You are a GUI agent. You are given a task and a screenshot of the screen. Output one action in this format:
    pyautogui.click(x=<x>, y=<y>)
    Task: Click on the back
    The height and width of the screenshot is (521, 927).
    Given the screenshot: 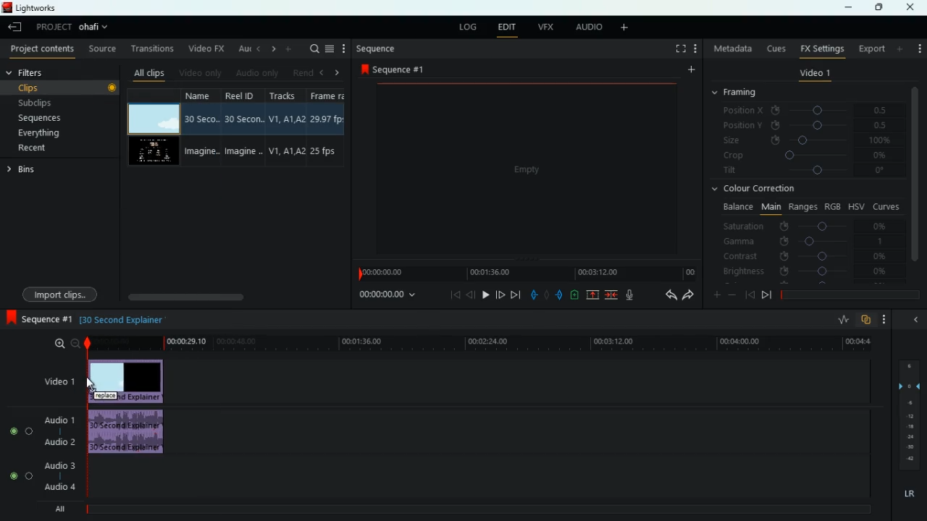 What is the action you would take?
    pyautogui.click(x=666, y=295)
    